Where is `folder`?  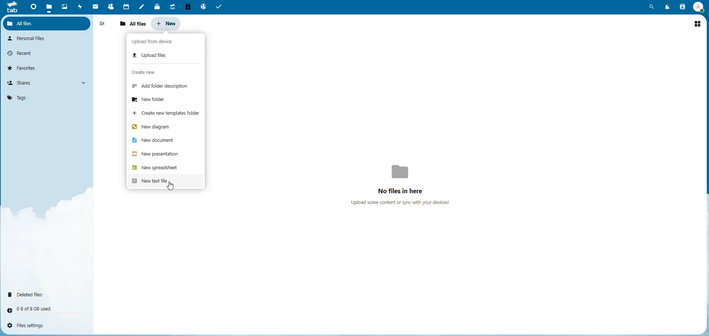
folder is located at coordinates (153, 101).